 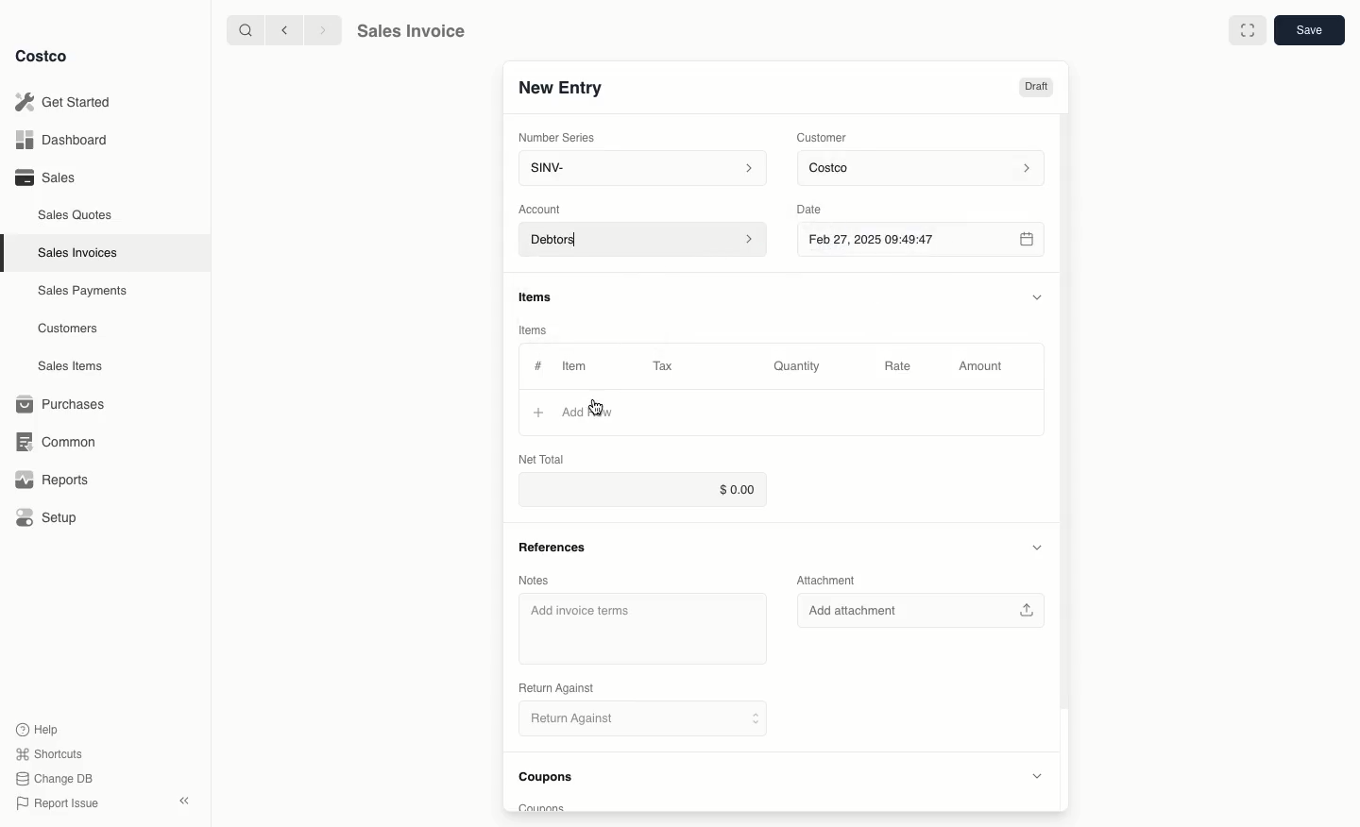 I want to click on Number Series, so click(x=558, y=136).